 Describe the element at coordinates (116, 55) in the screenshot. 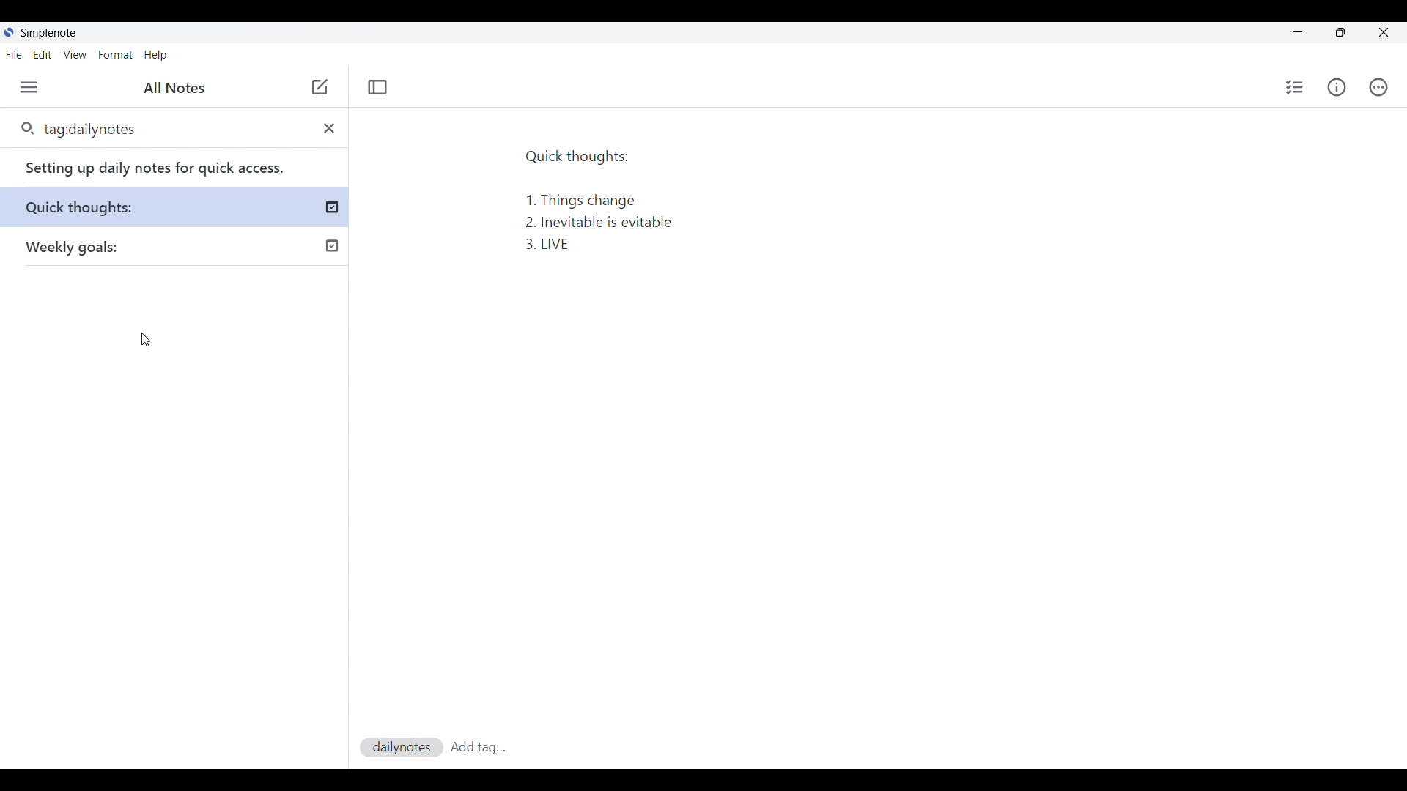

I see `Format menu` at that location.